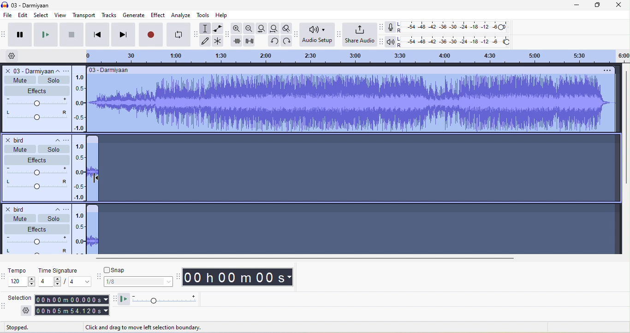 The width and height of the screenshot is (630, 333). Describe the element at coordinates (41, 15) in the screenshot. I see `select` at that location.